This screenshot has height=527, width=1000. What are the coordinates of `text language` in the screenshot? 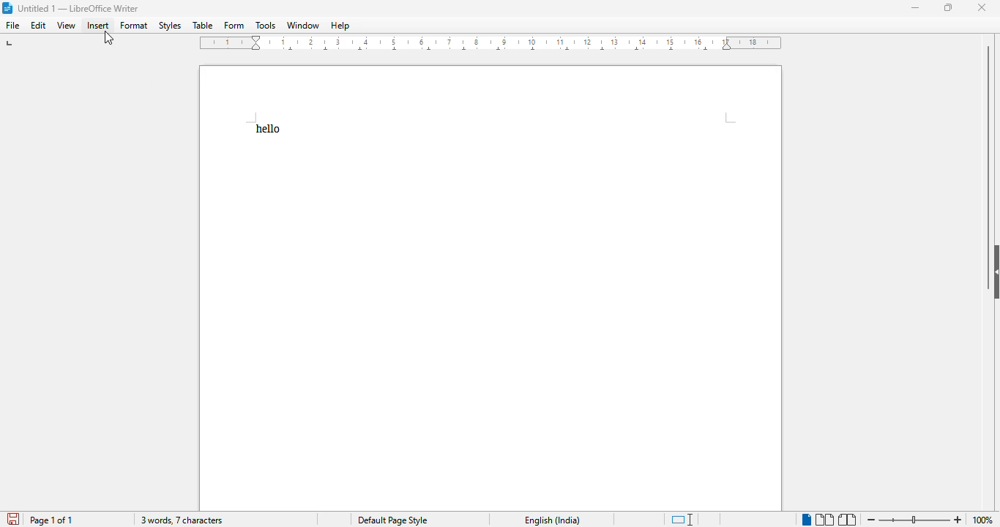 It's located at (553, 520).